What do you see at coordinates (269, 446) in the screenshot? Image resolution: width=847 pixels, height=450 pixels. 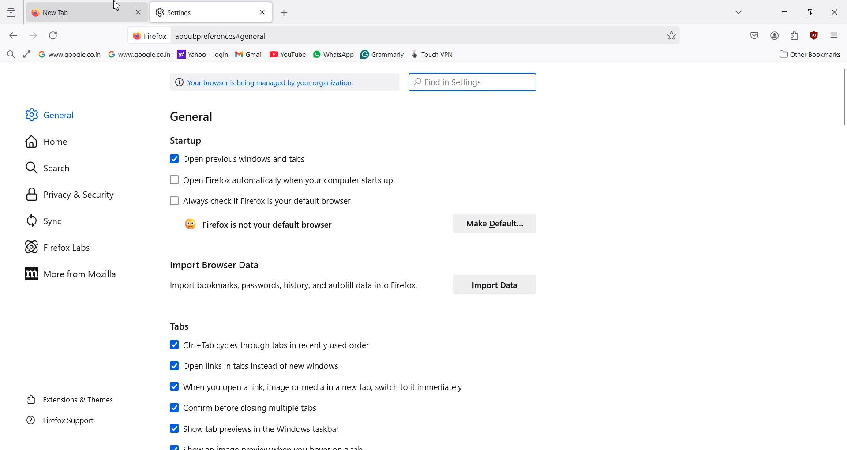 I see `Show an image preview when you hover on a tab` at bounding box center [269, 446].